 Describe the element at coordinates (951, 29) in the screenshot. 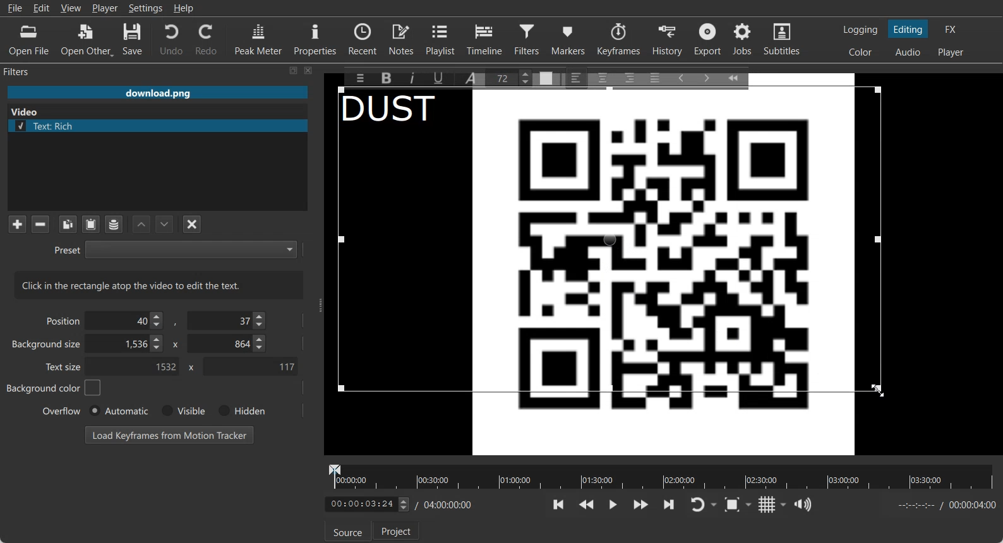

I see `Switching to the Effect layout` at that location.